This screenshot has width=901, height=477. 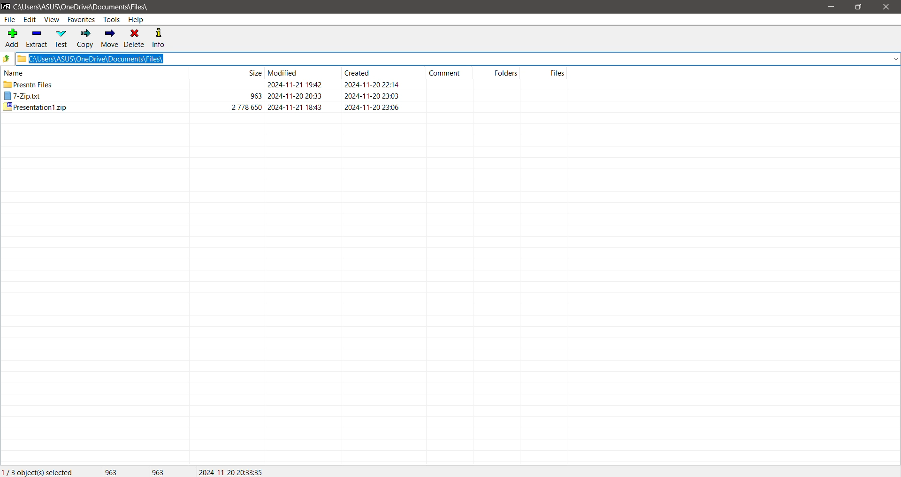 What do you see at coordinates (373, 107) in the screenshot?
I see `created date & time` at bounding box center [373, 107].